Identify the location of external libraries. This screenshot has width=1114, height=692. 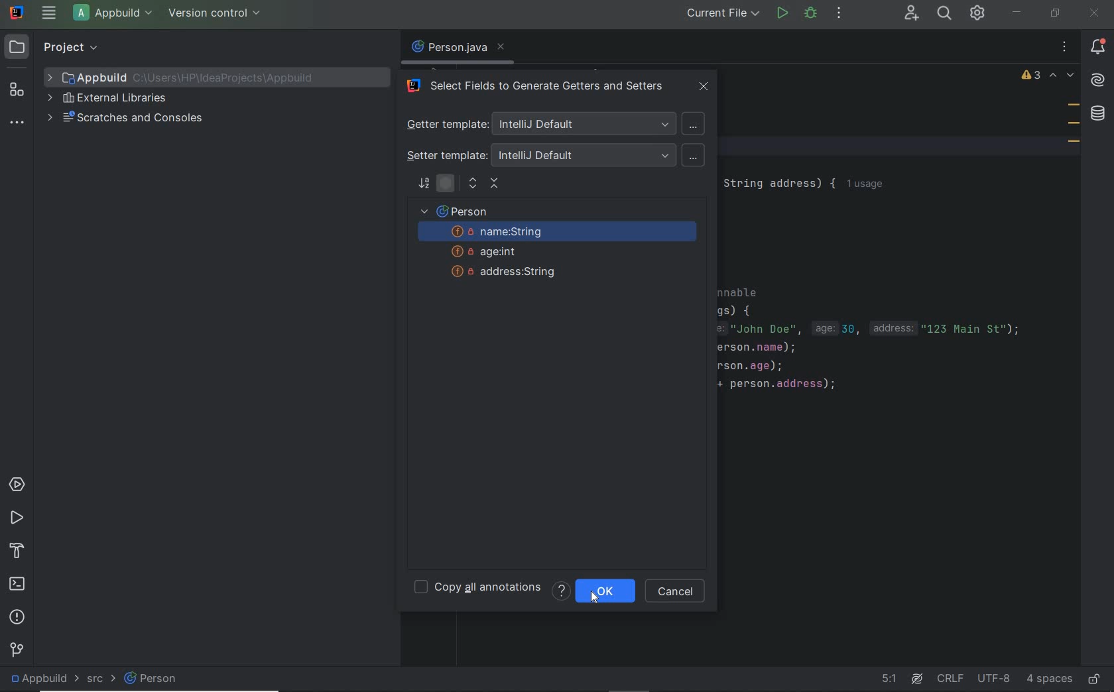
(108, 98).